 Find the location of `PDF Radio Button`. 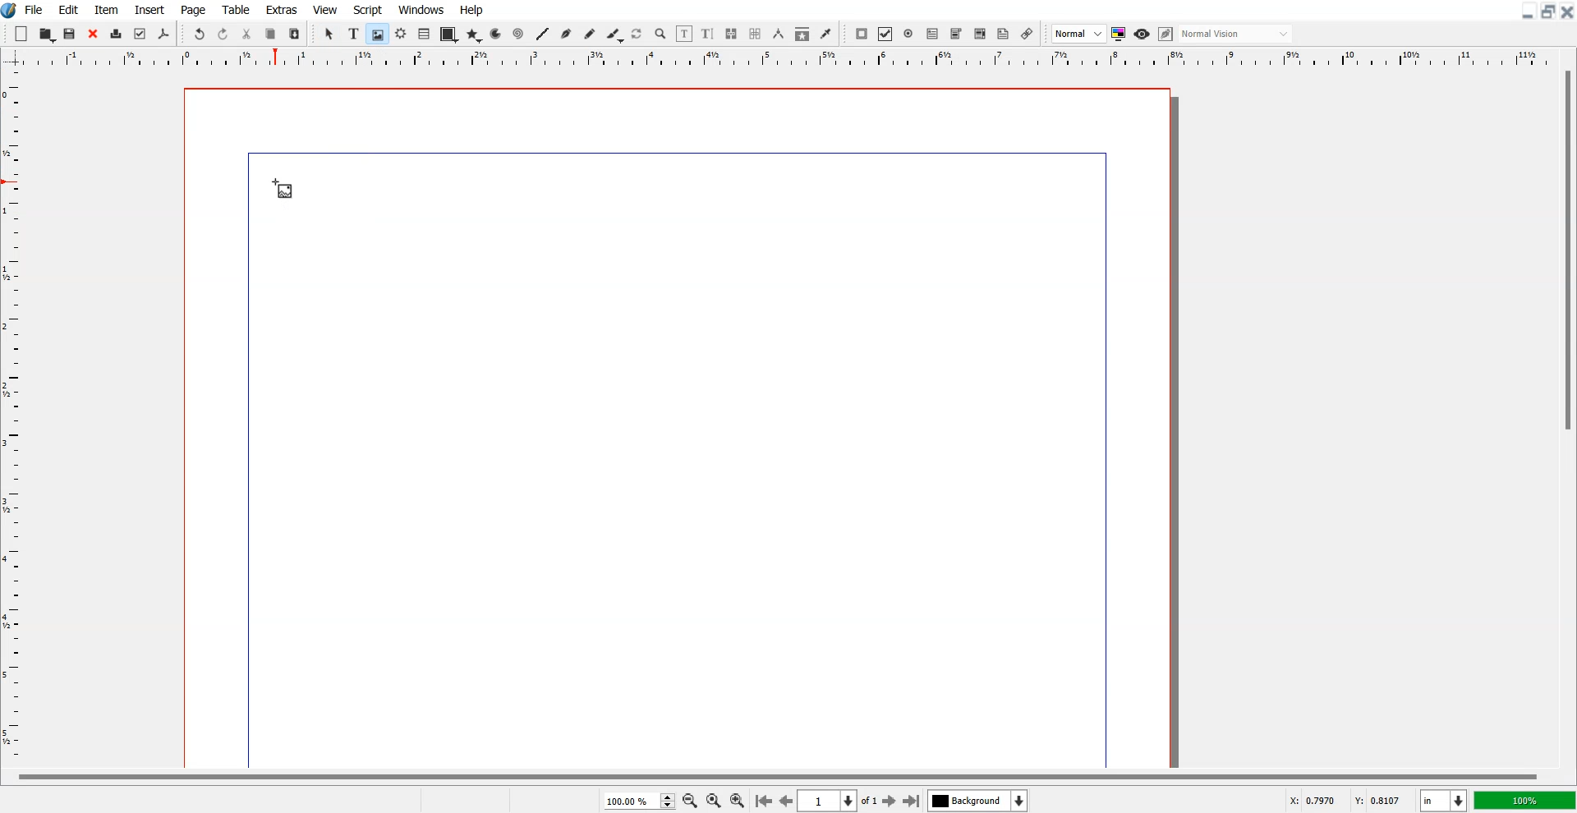

PDF Radio Button is located at coordinates (908, 34).